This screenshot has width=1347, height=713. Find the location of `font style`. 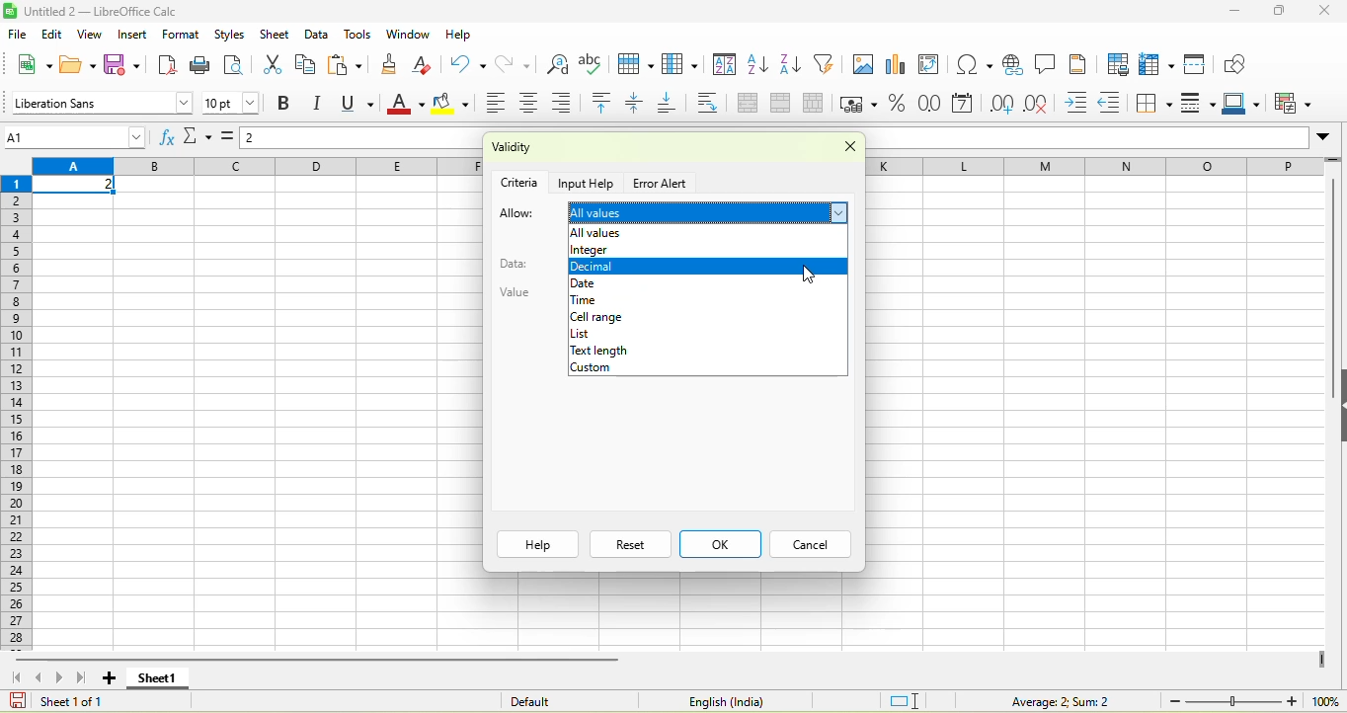

font style is located at coordinates (100, 102).